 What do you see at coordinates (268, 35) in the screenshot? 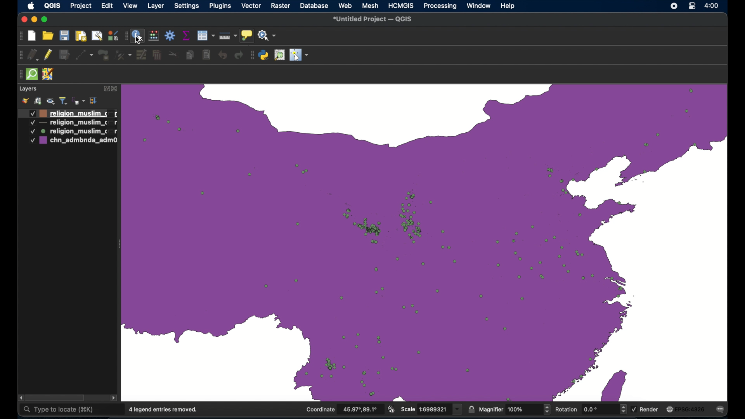
I see `no action selected` at bounding box center [268, 35].